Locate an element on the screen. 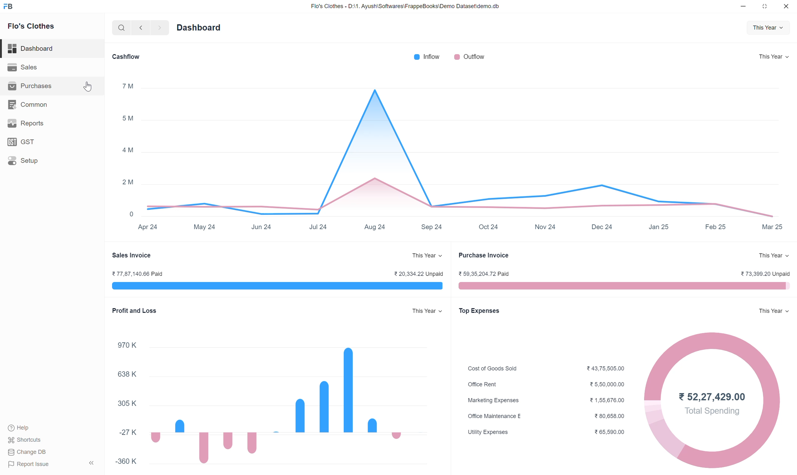 This screenshot has height=475, width=797. ® Inflow is located at coordinates (424, 58).